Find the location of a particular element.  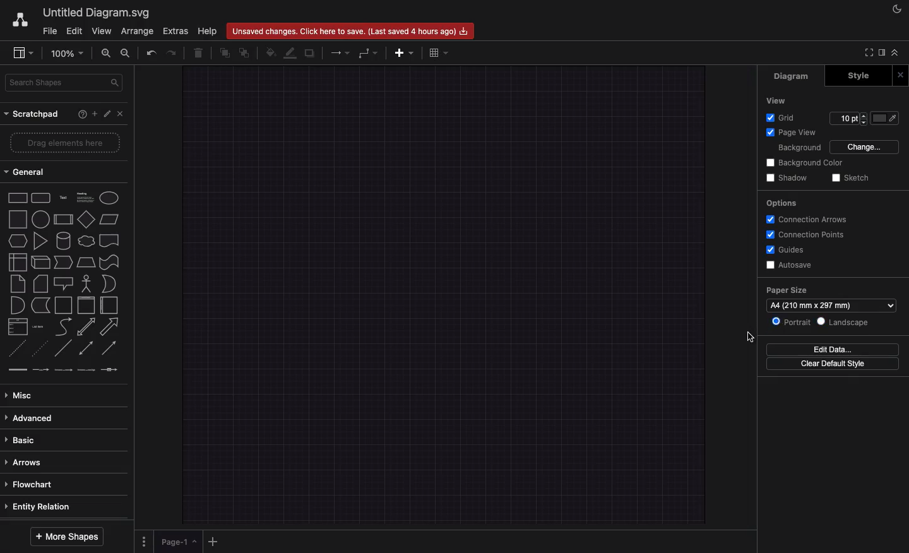

Ad is located at coordinates (92, 115).